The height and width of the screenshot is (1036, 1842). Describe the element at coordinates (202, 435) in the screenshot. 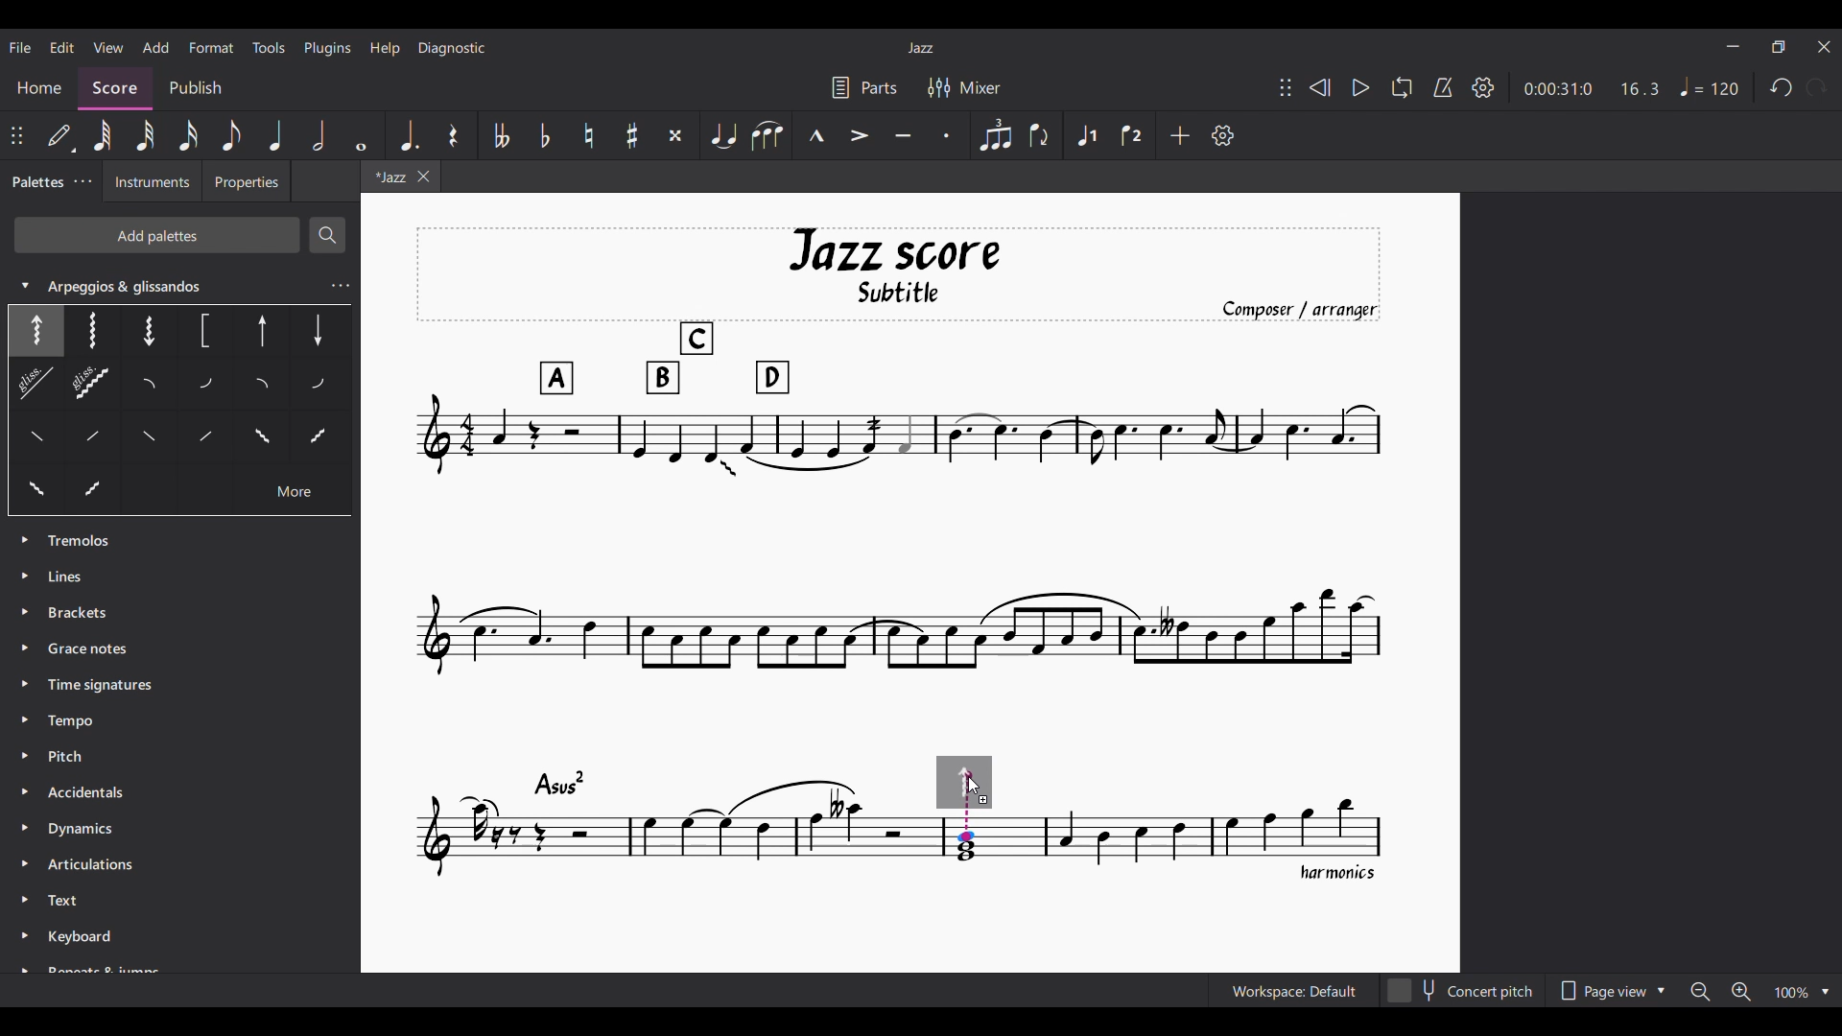

I see `` at that location.